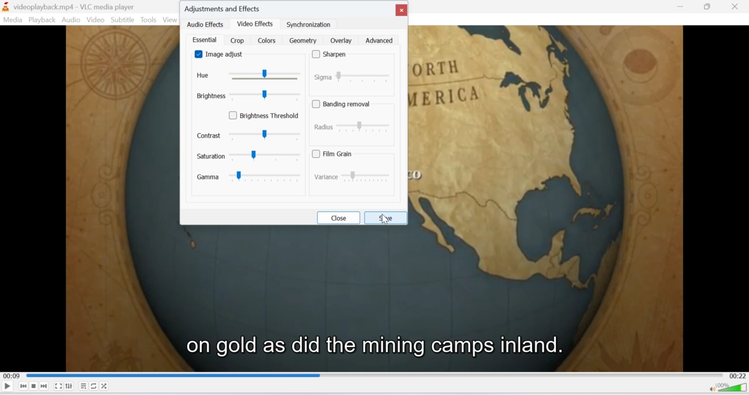  Describe the element at coordinates (44, 386) in the screenshot. I see `Seek forward` at that location.